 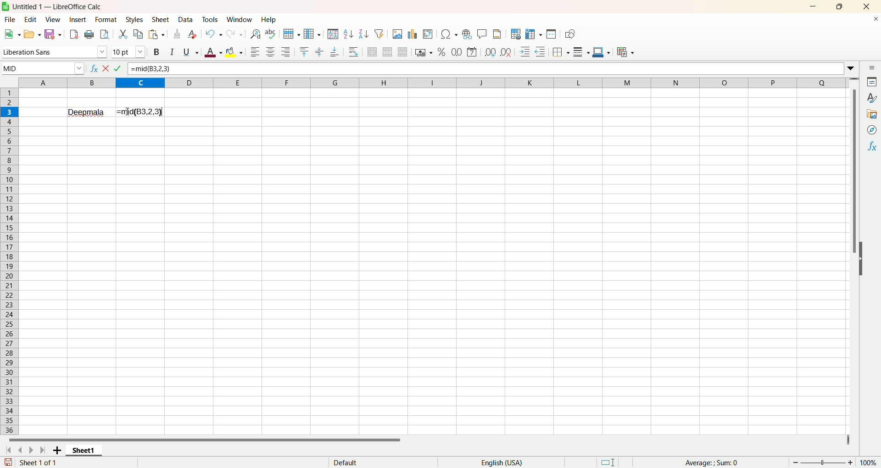 I want to click on Format as date, so click(x=472, y=52).